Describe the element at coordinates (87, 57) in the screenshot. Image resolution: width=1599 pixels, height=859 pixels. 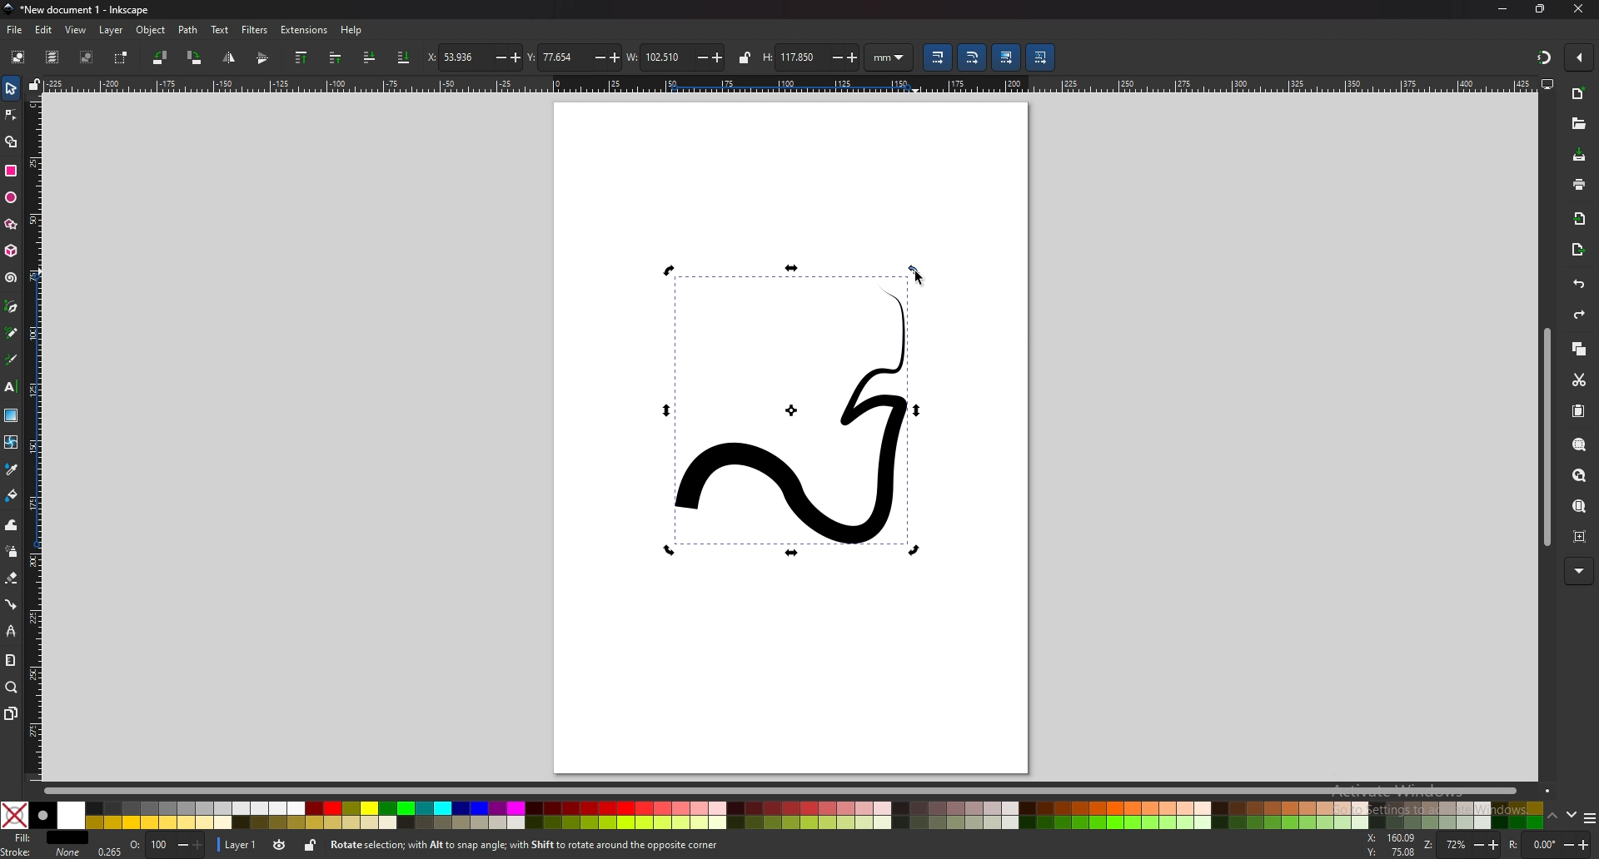
I see `deselect` at that location.